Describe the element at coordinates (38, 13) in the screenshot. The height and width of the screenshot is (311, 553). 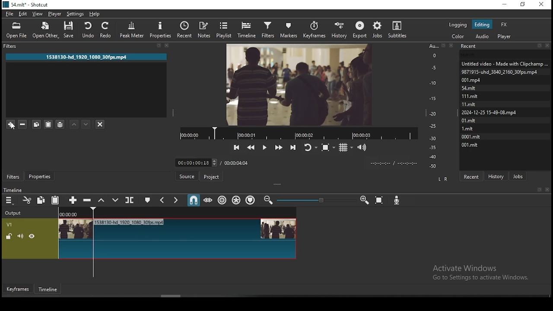
I see `view` at that location.